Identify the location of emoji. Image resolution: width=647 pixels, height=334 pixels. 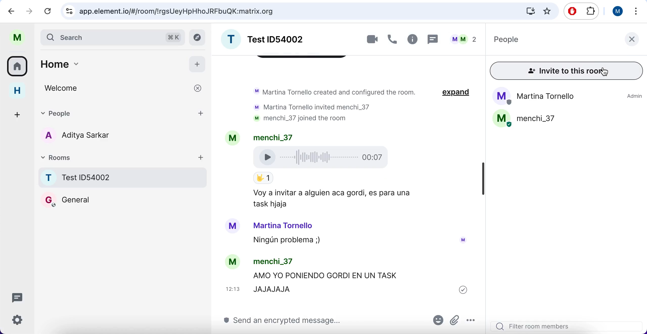
(437, 320).